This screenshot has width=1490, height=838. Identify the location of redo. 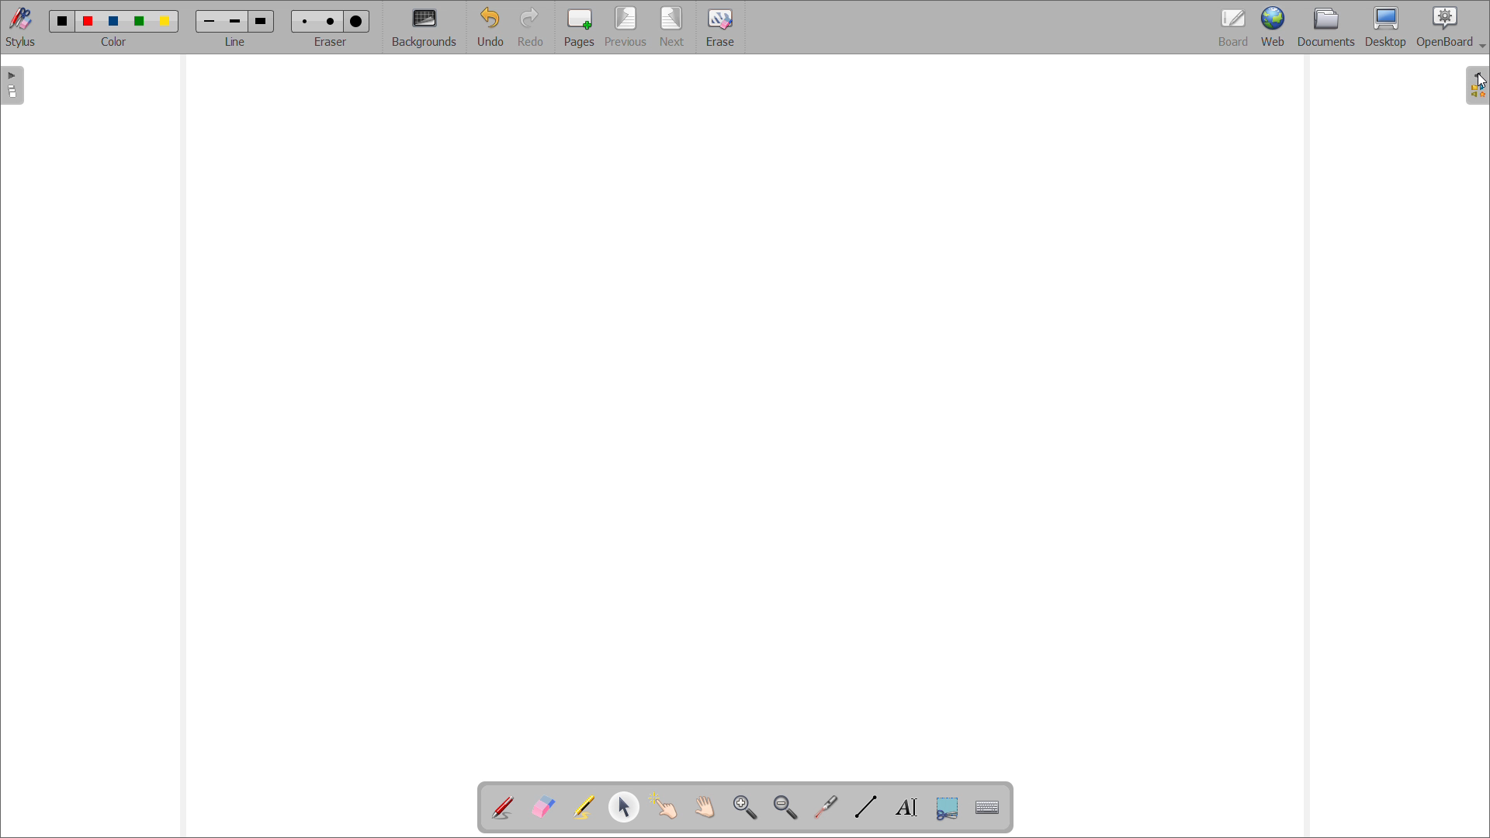
(533, 27).